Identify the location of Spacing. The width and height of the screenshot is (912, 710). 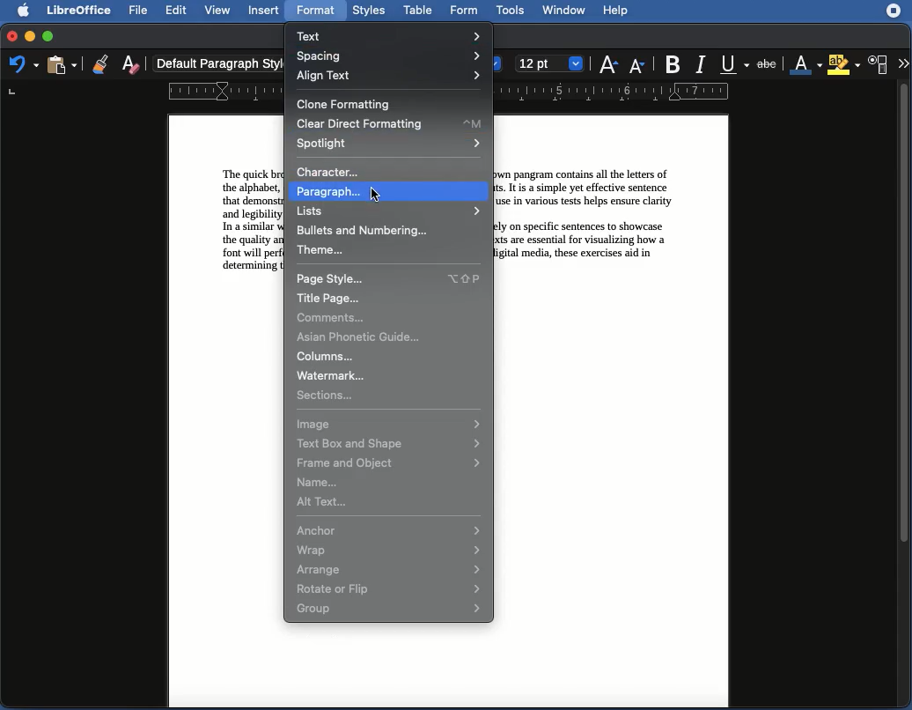
(390, 55).